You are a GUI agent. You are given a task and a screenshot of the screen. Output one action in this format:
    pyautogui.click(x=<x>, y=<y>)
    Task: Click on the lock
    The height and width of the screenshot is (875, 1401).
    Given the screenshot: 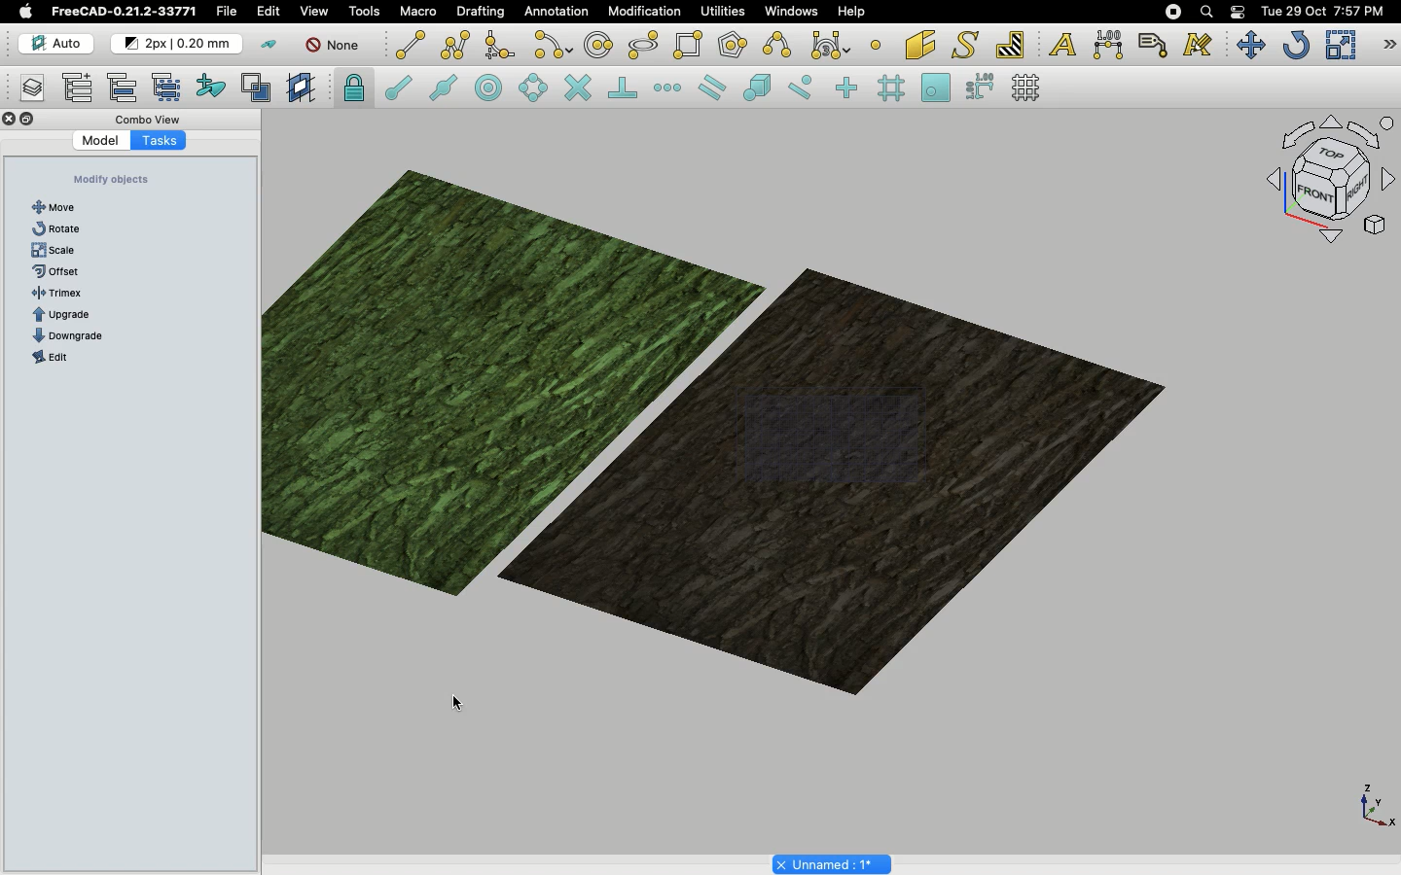 What is the action you would take?
    pyautogui.click(x=355, y=90)
    